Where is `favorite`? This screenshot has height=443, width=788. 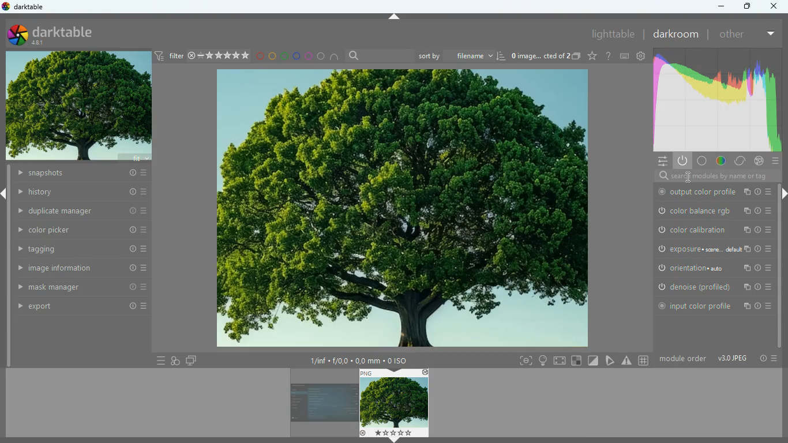 favorite is located at coordinates (591, 57).